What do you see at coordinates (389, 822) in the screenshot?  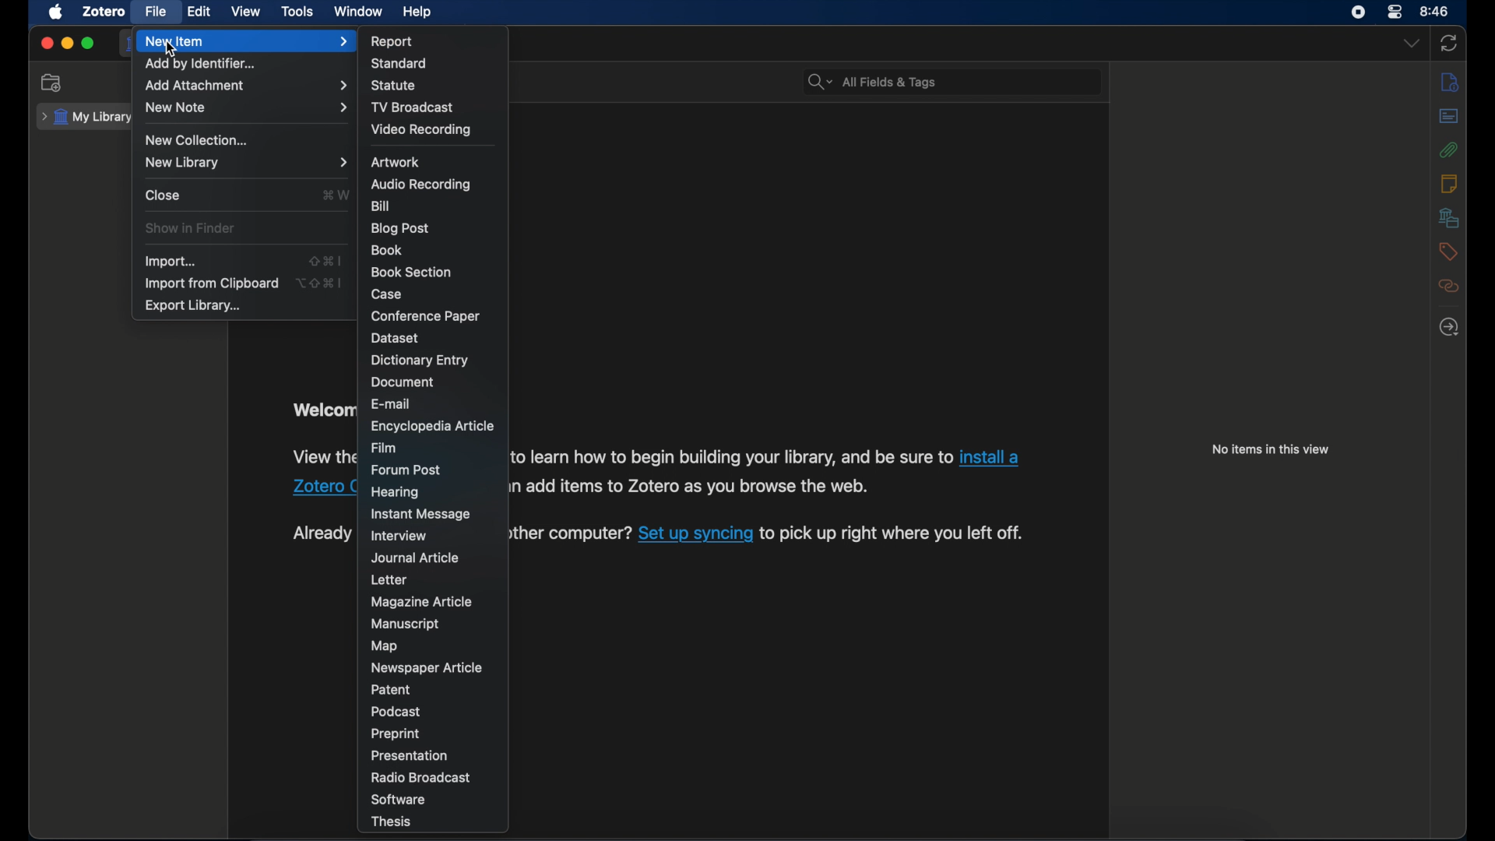 I see `thesis` at bounding box center [389, 822].